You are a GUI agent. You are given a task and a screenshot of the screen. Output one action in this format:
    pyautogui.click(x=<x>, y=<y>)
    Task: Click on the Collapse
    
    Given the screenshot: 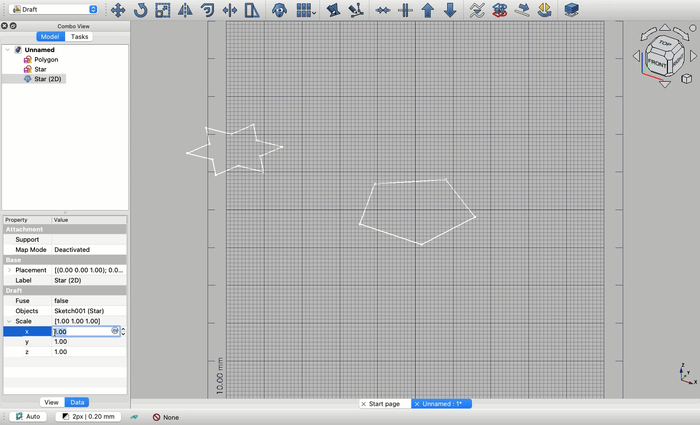 What is the action you would take?
    pyautogui.click(x=64, y=212)
    